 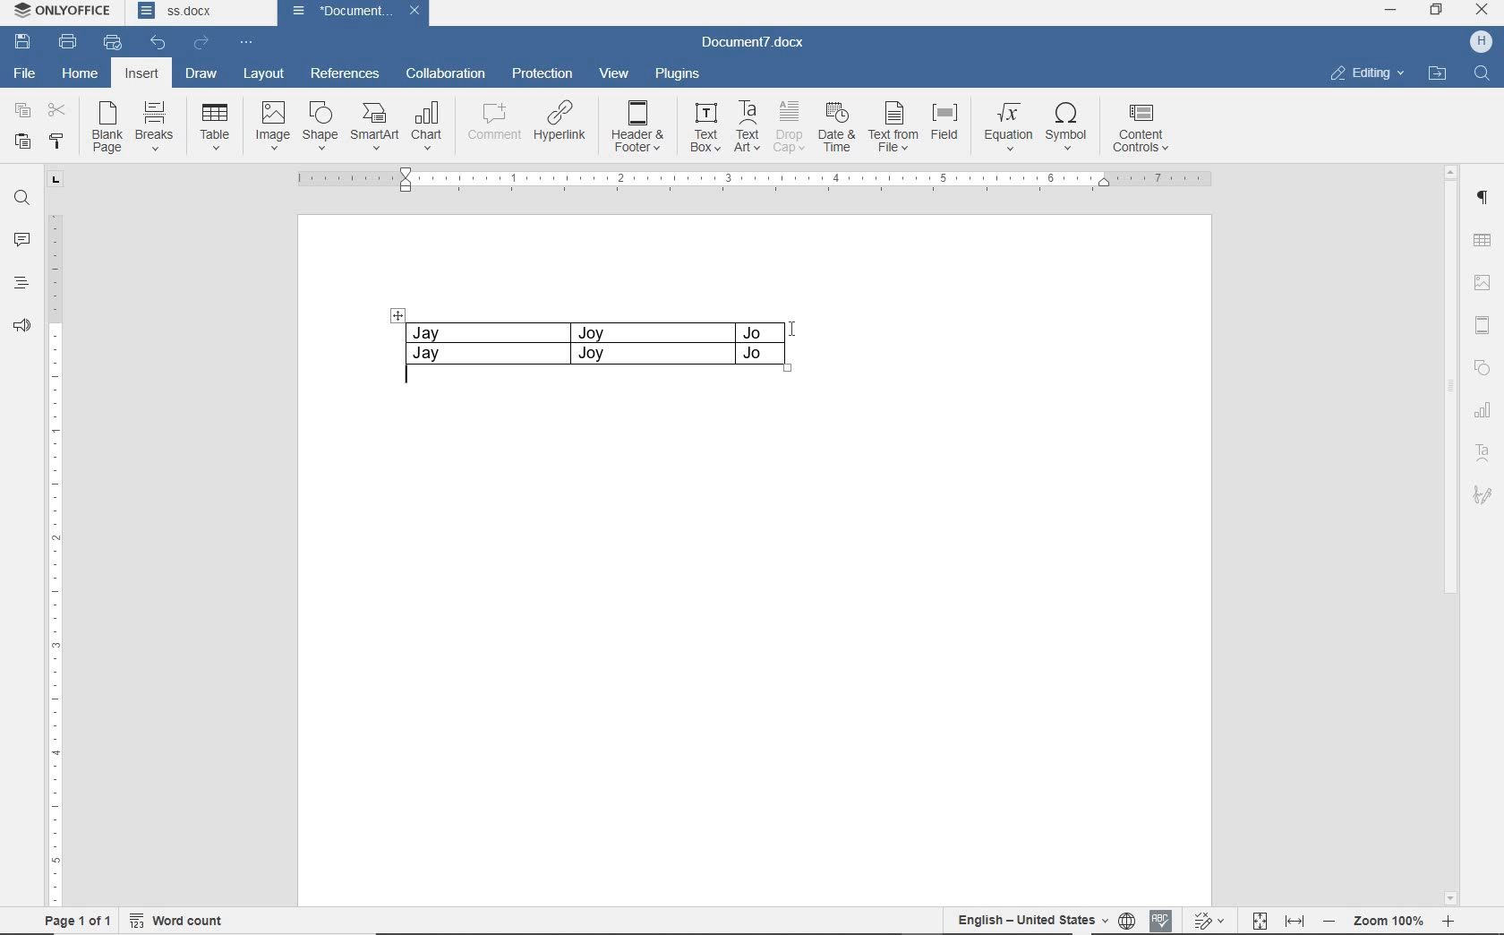 What do you see at coordinates (1483, 452) in the screenshot?
I see `TEXT ART` at bounding box center [1483, 452].